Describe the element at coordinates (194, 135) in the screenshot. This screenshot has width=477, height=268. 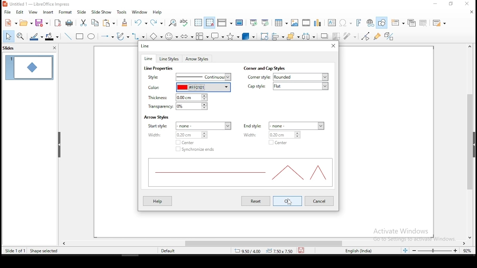
I see `0.20 cm` at that location.